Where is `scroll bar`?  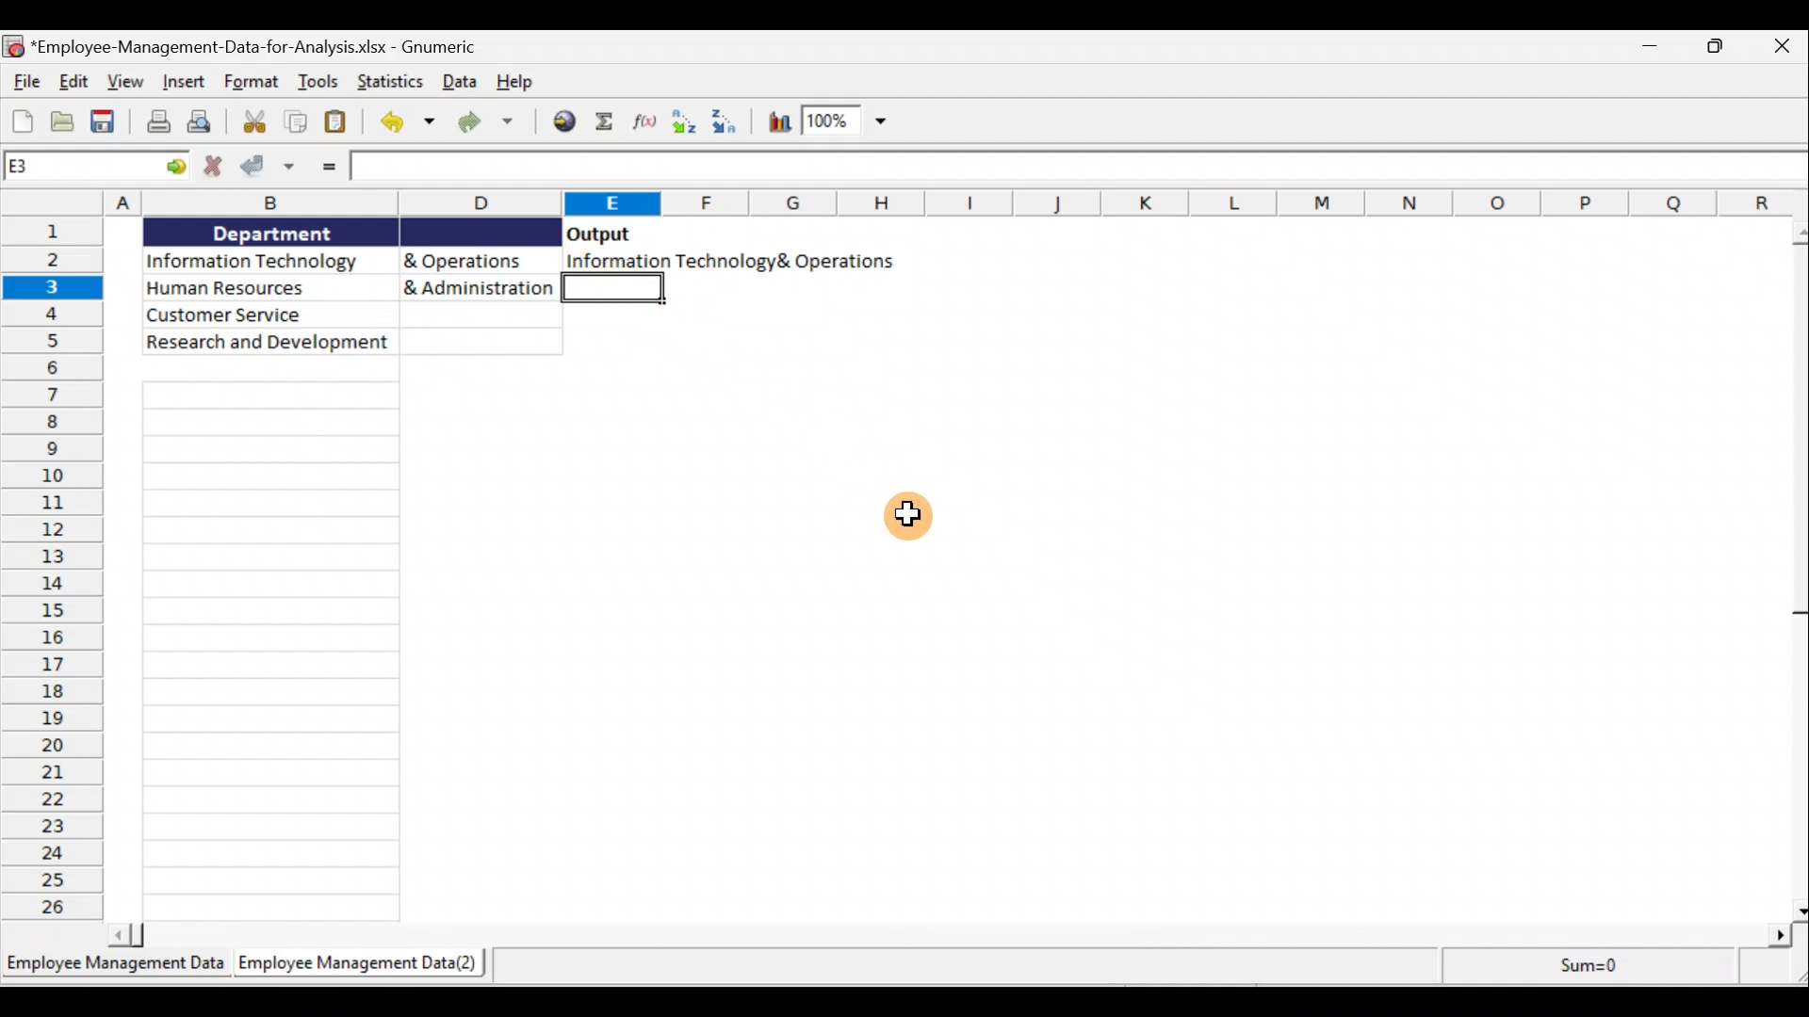
scroll bar is located at coordinates (1794, 567).